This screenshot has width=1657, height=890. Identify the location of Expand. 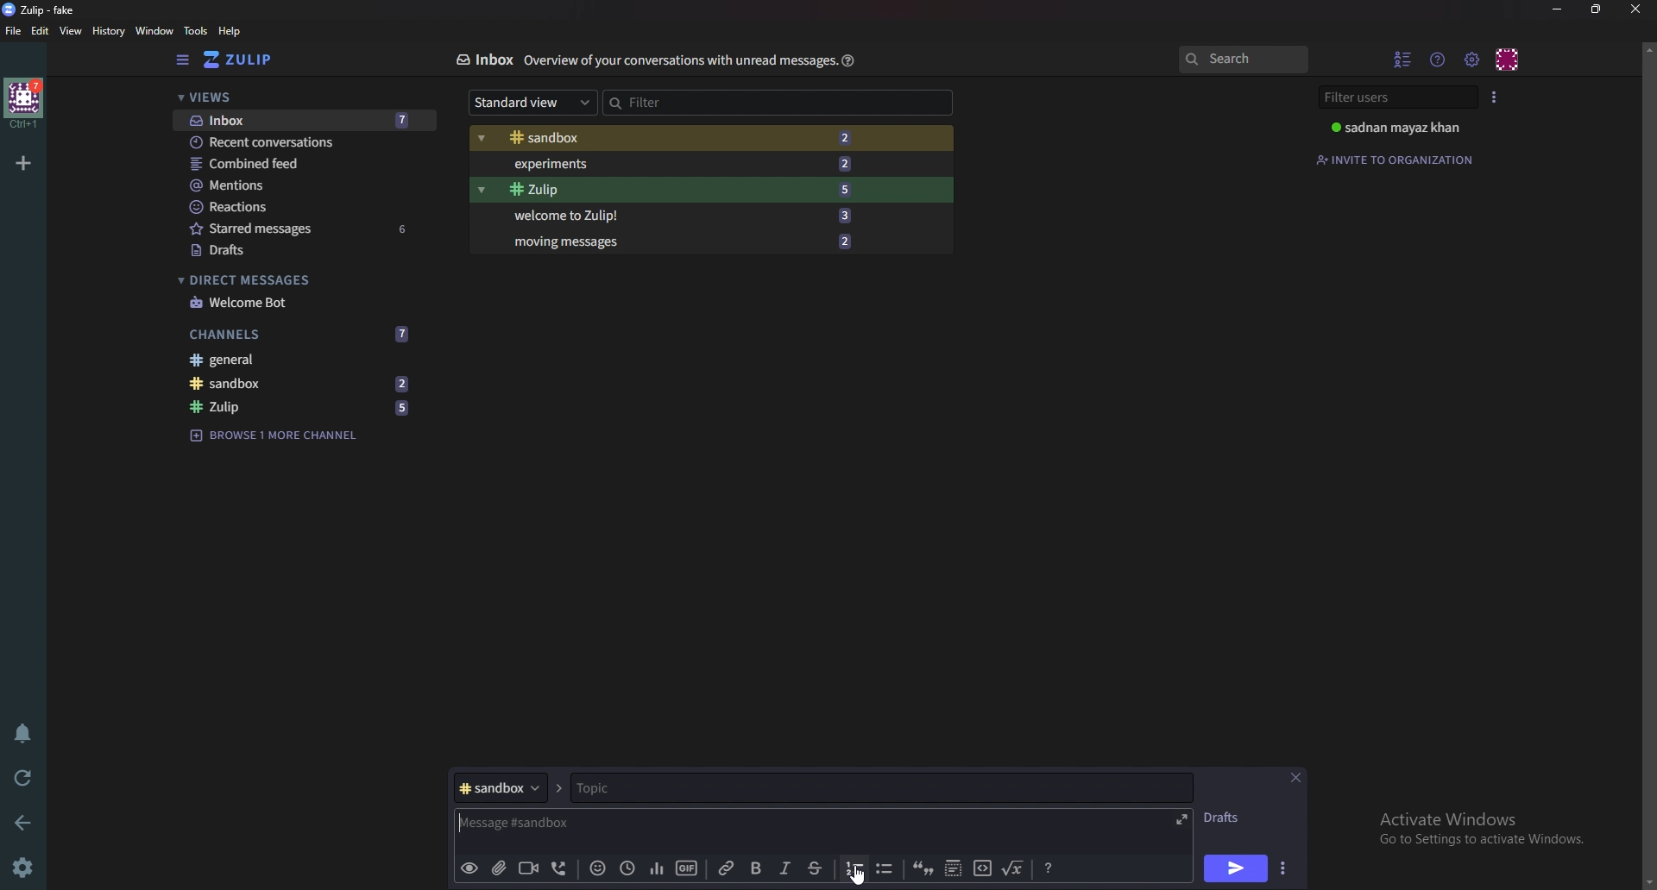
(1180, 818).